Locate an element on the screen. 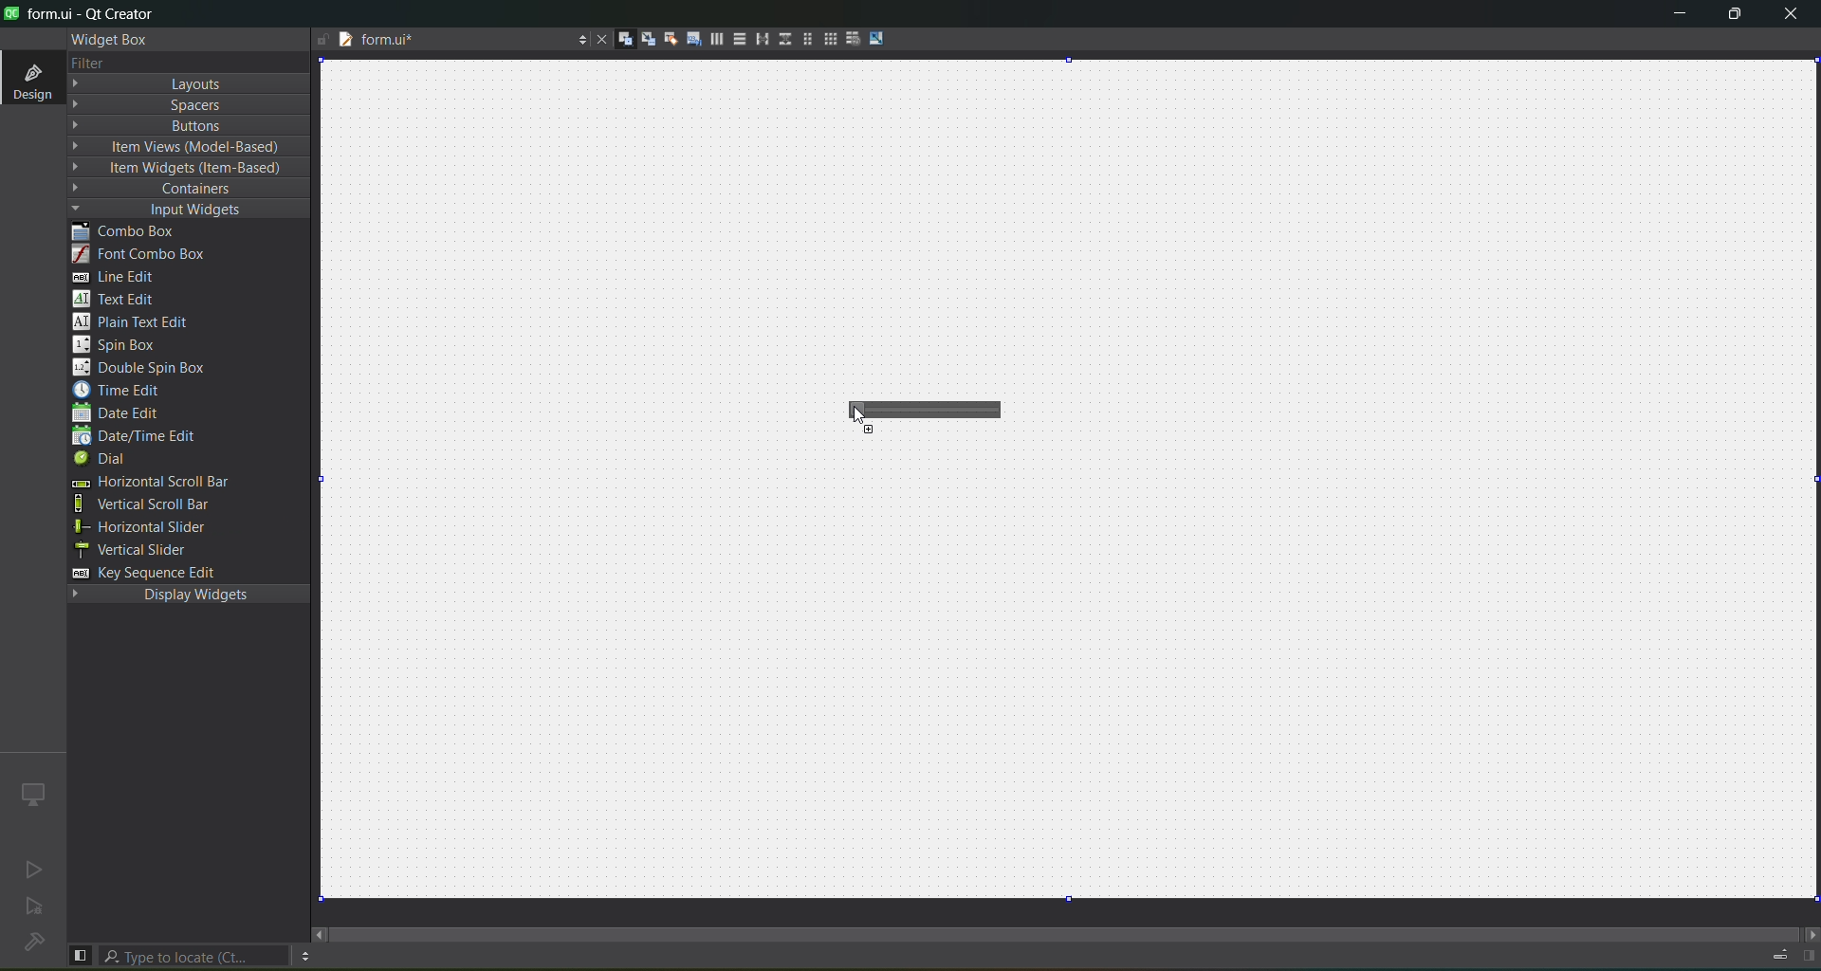 The height and width of the screenshot is (971, 1821). show left is located at coordinates (82, 954).